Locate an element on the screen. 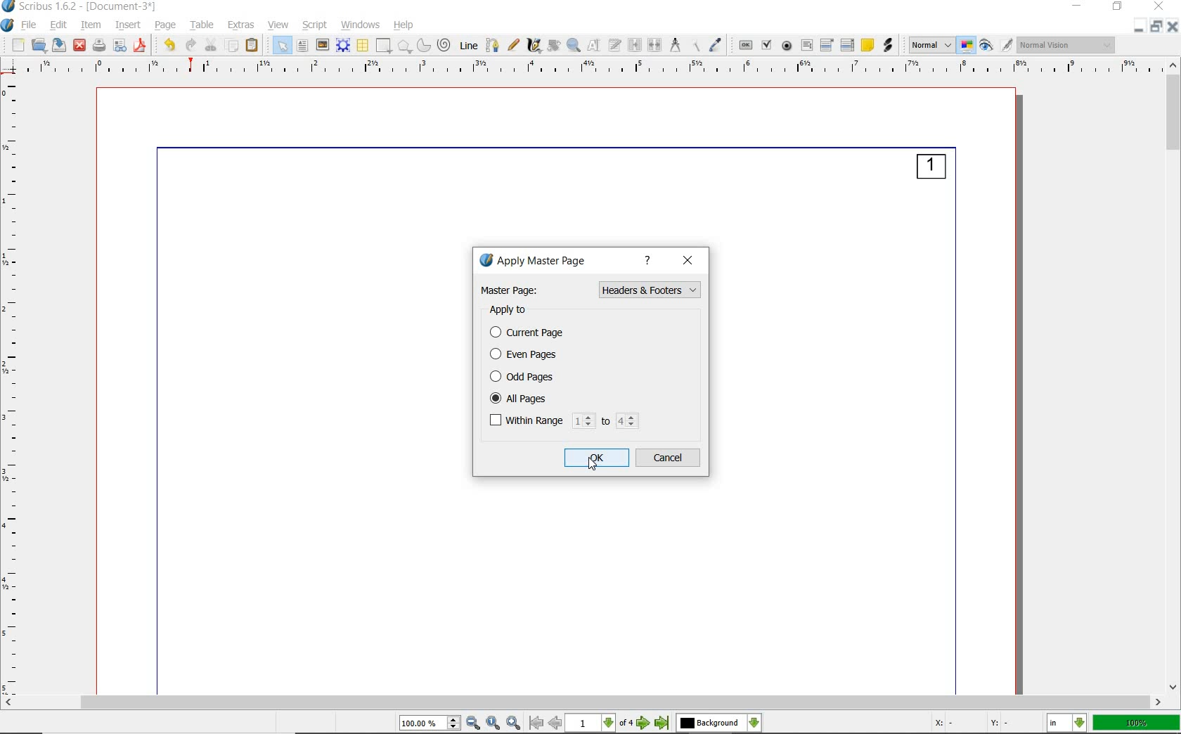  help is located at coordinates (405, 26).